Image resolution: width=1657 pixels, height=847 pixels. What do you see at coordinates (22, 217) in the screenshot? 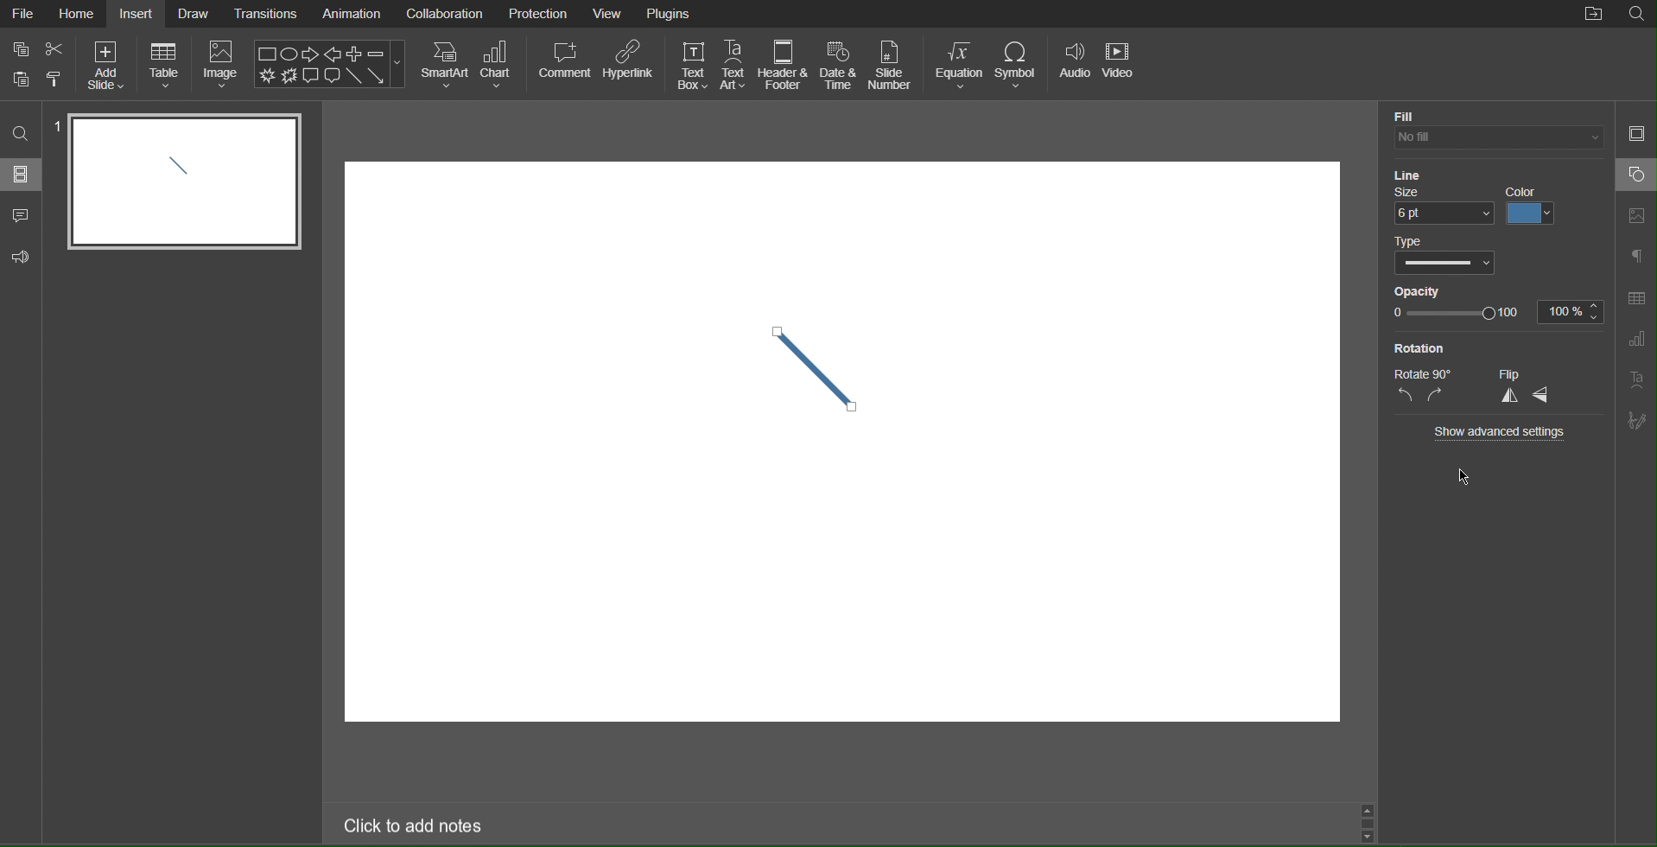
I see `Comment` at bounding box center [22, 217].